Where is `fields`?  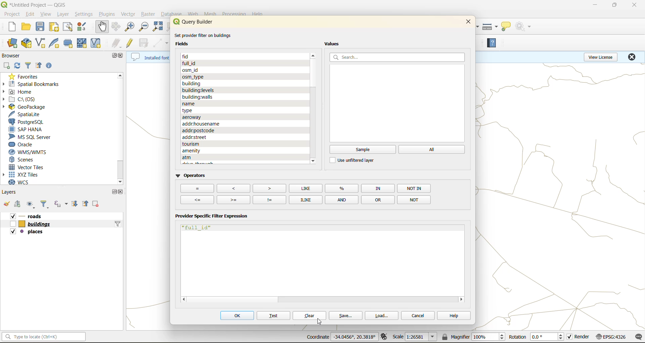
fields is located at coordinates (191, 69).